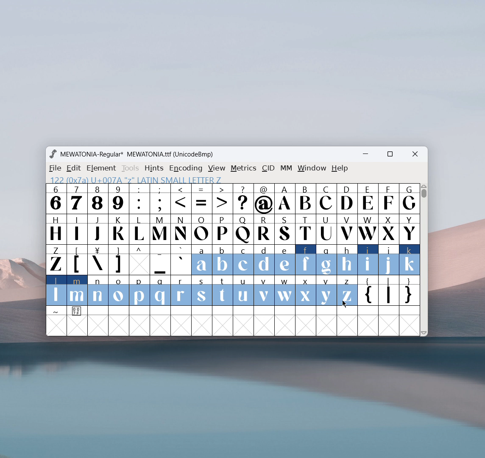  Describe the element at coordinates (268, 168) in the screenshot. I see `cid` at that location.